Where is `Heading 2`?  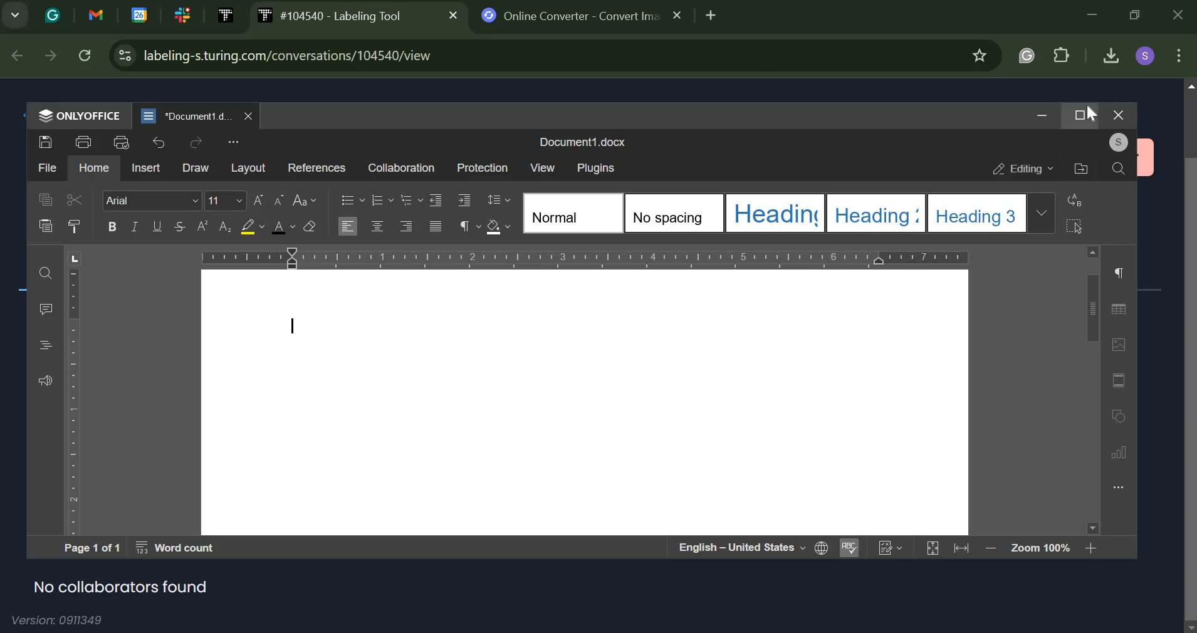
Heading 2 is located at coordinates (877, 212).